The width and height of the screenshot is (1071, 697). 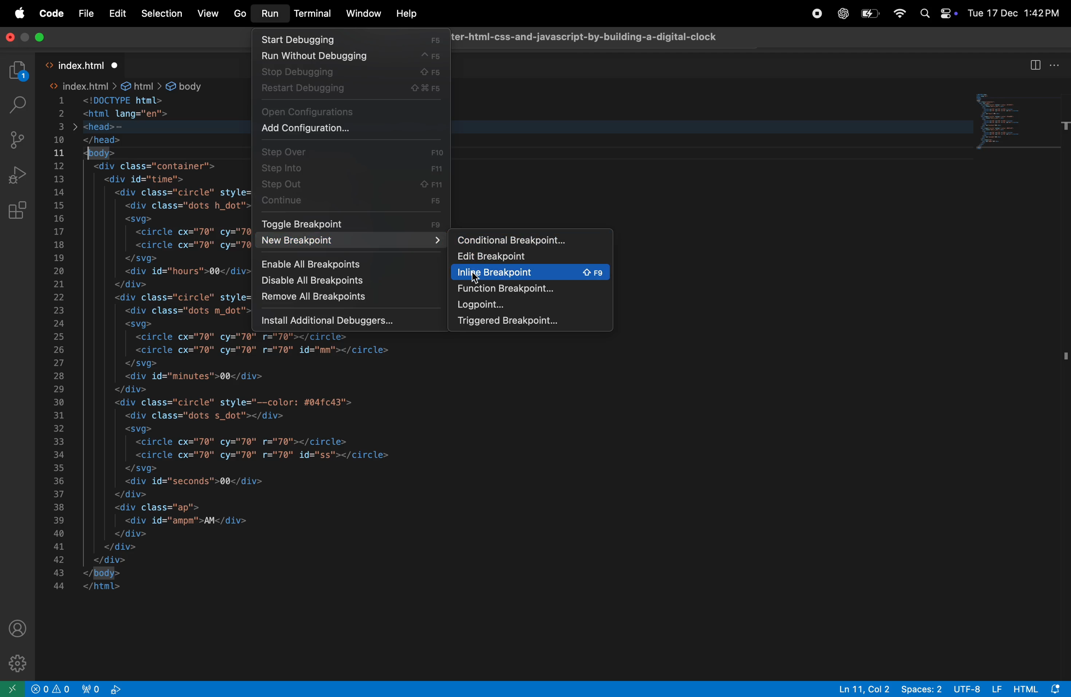 What do you see at coordinates (349, 72) in the screenshot?
I see `stop debugging` at bounding box center [349, 72].